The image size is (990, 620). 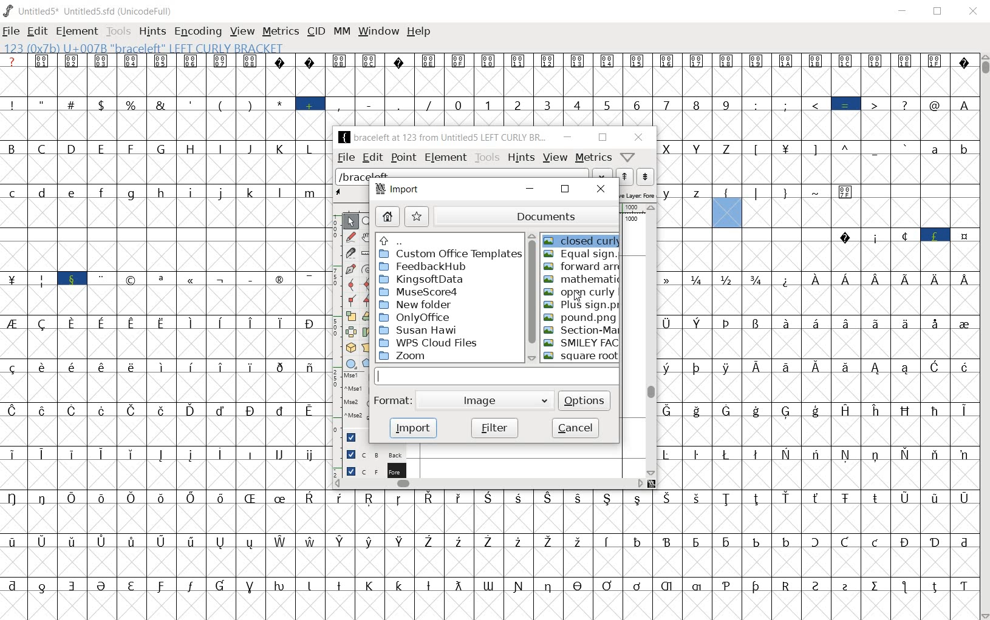 What do you see at coordinates (429, 342) in the screenshot?
I see `WPS Cloud Files` at bounding box center [429, 342].